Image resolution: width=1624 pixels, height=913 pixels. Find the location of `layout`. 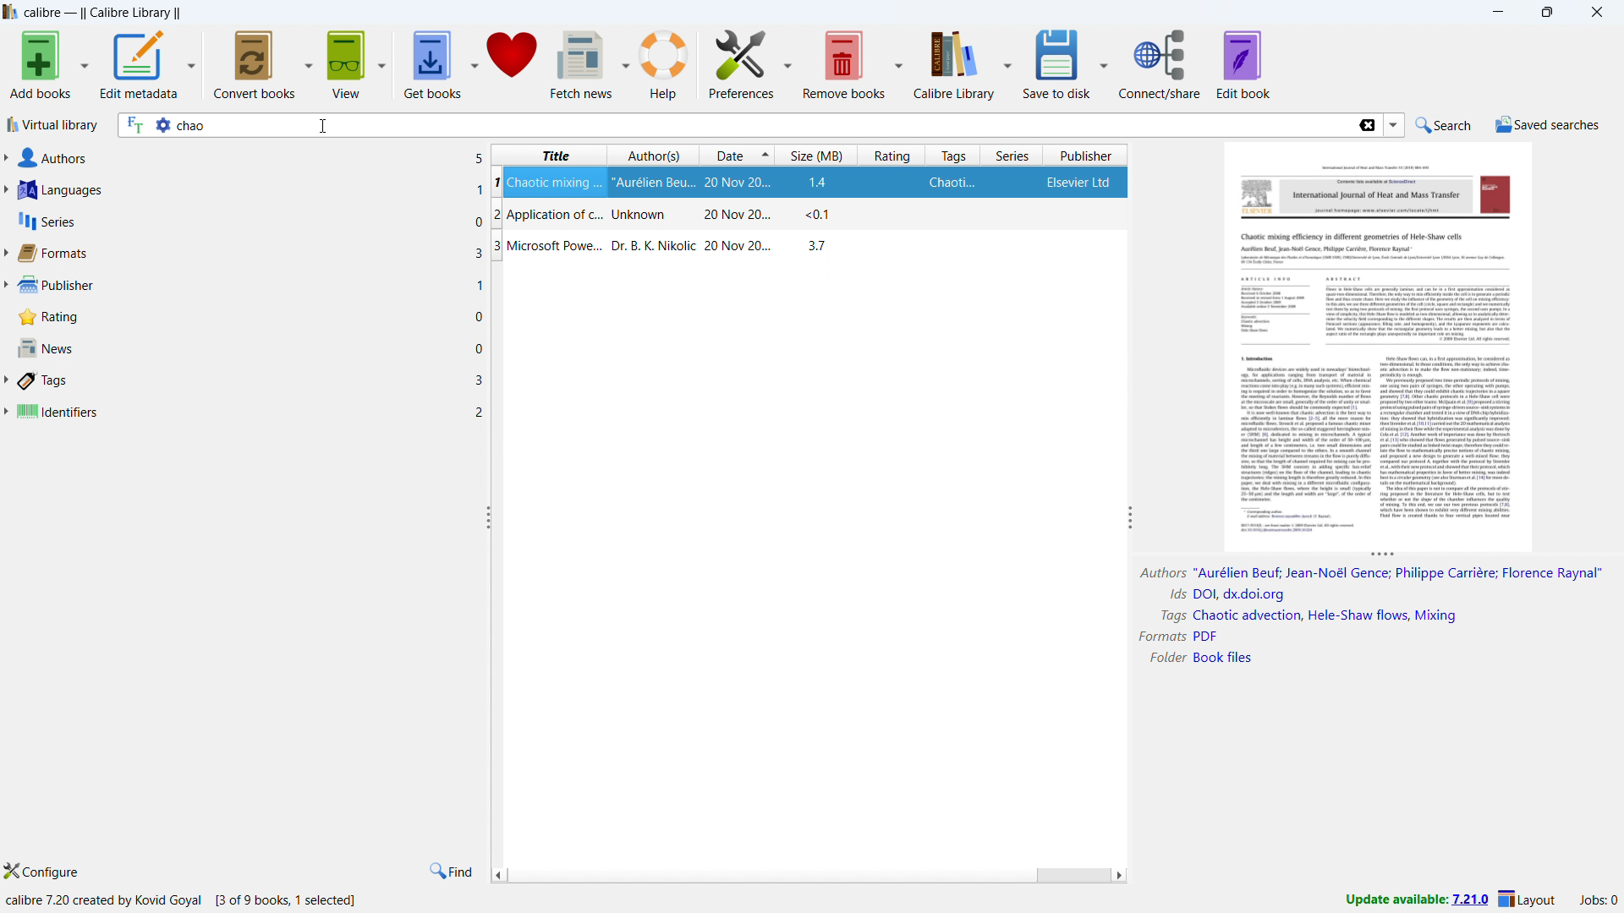

layout is located at coordinates (1529, 899).